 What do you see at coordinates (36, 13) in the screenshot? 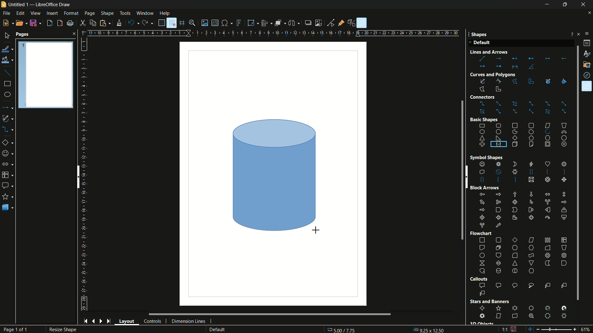
I see `view menu` at bounding box center [36, 13].